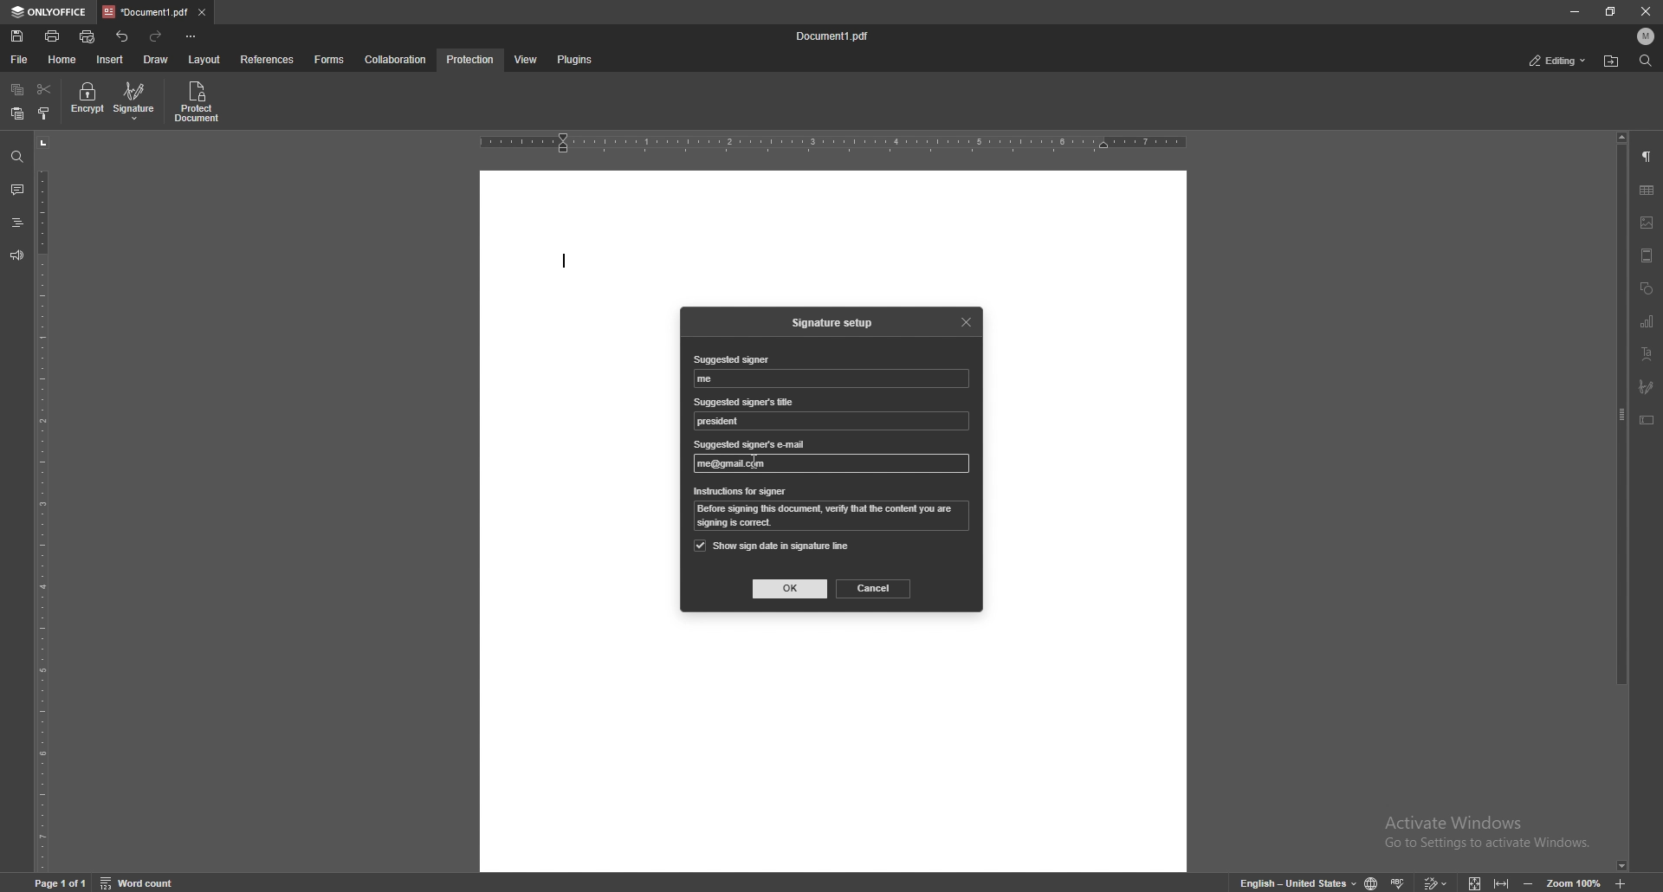  I want to click on suggested signer's title, so click(745, 401).